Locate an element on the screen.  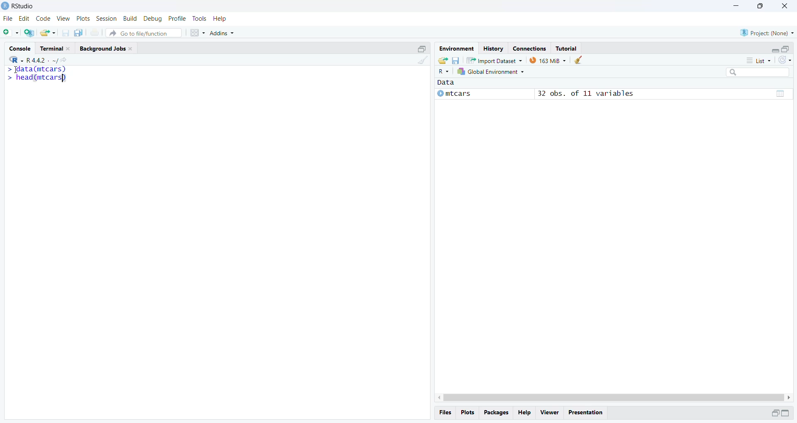
save is located at coordinates (65, 33).